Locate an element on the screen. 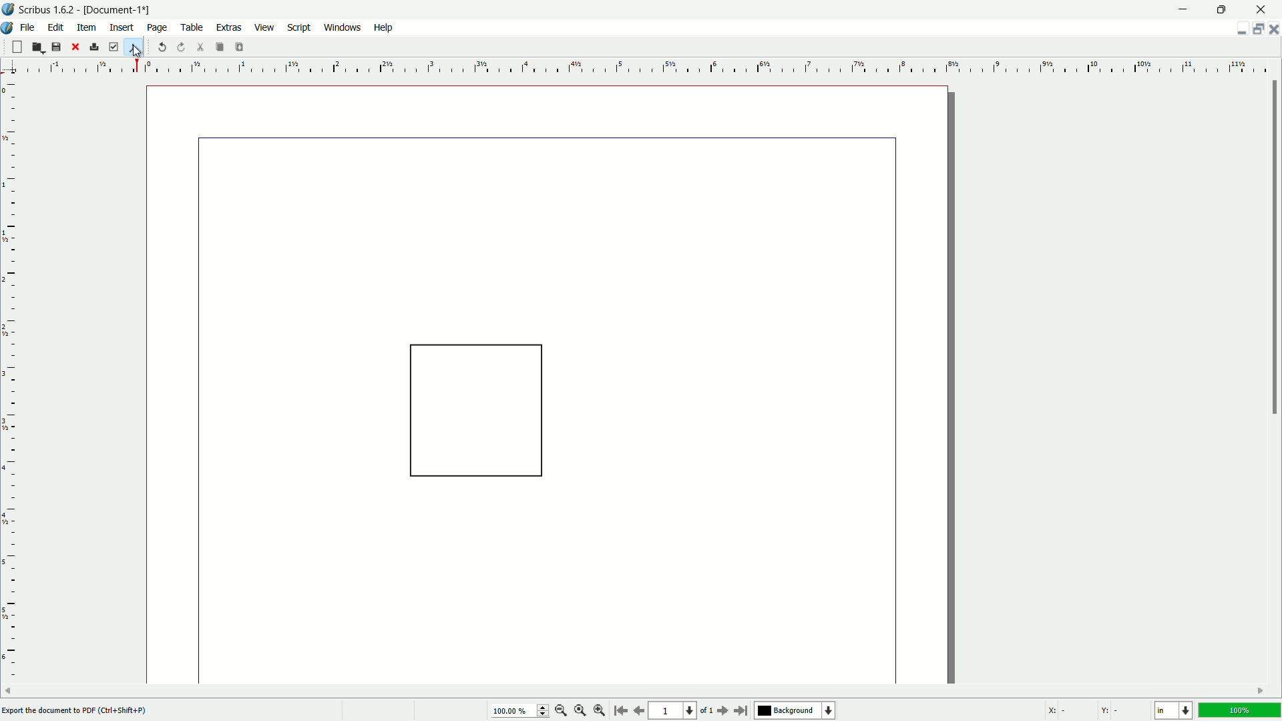  insert menu is located at coordinates (122, 28).